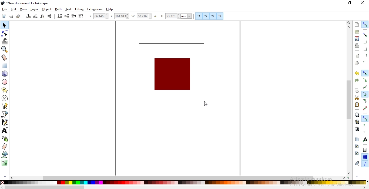 The image size is (369, 189). What do you see at coordinates (172, 72) in the screenshot?
I see `image` at bounding box center [172, 72].